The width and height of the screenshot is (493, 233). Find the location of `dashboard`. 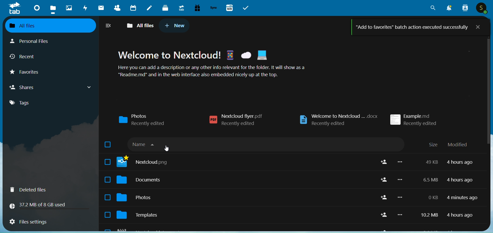

dashboard is located at coordinates (35, 8).